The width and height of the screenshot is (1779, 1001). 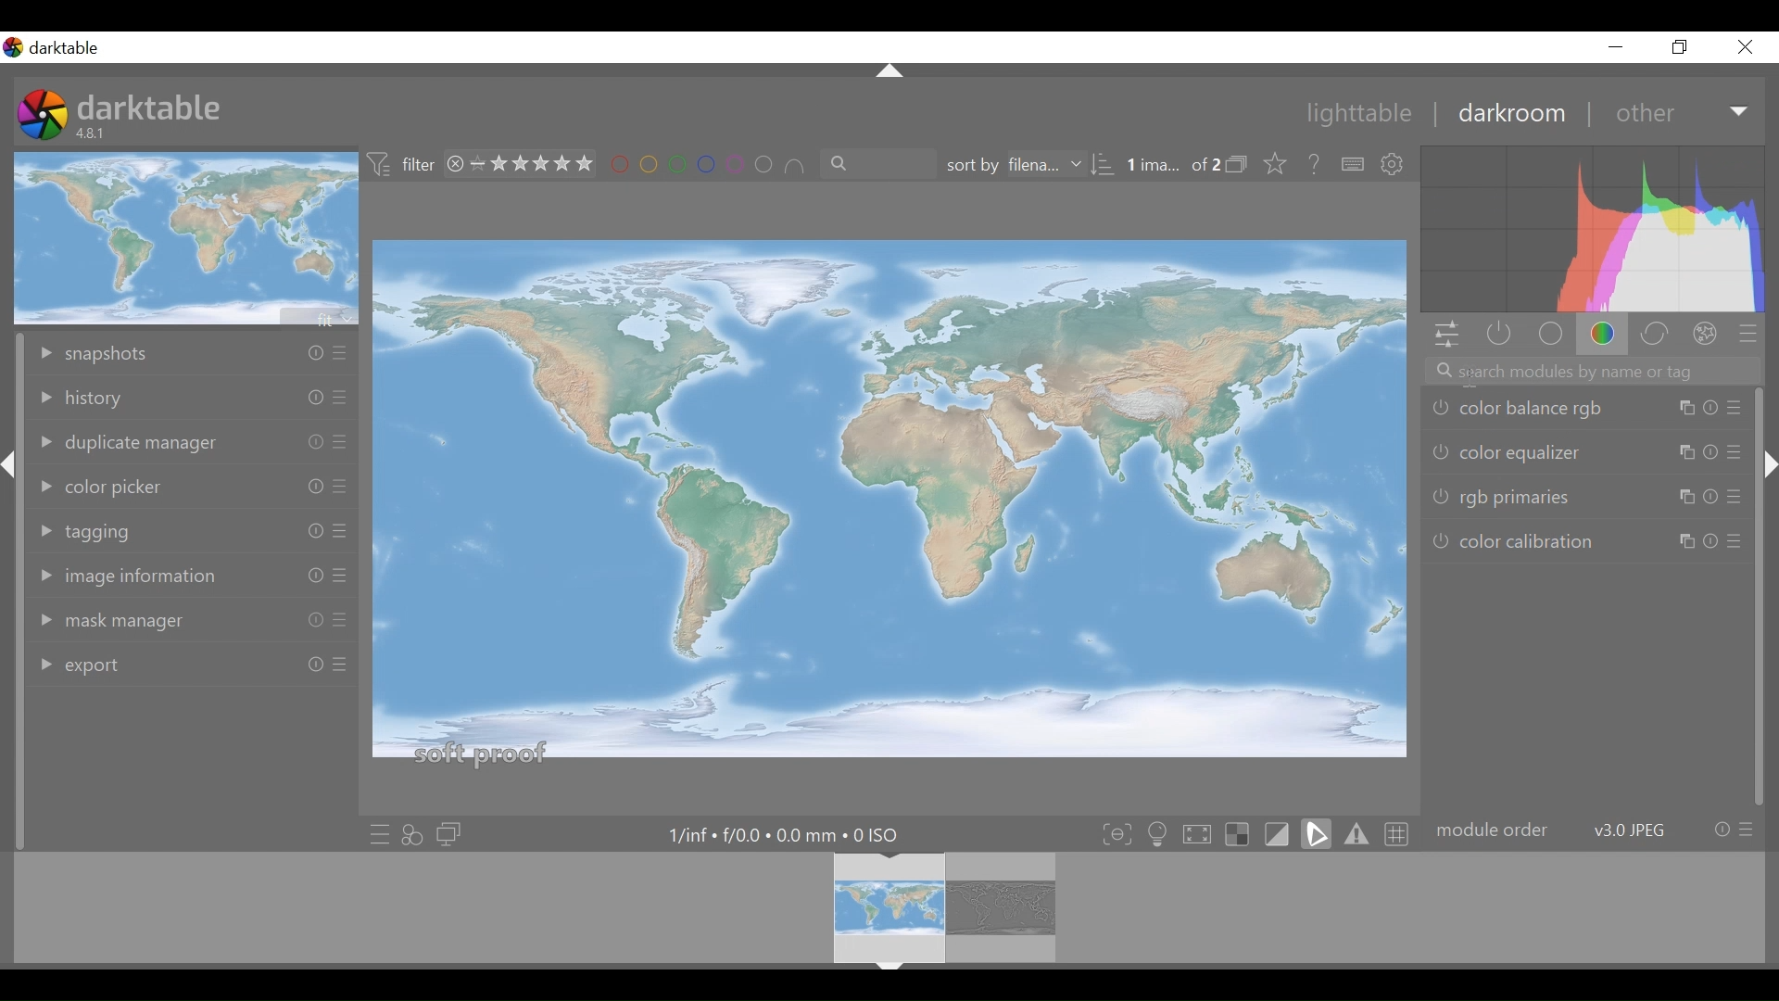 I want to click on rgb pirimaries, so click(x=1585, y=495).